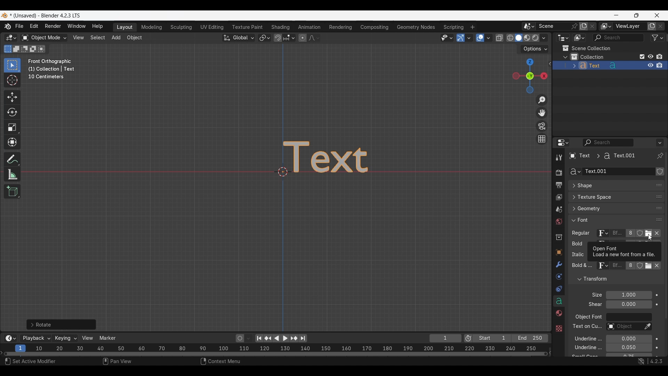 This screenshot has height=376, width=668. Describe the element at coordinates (657, 15) in the screenshot. I see `Close interface` at that location.